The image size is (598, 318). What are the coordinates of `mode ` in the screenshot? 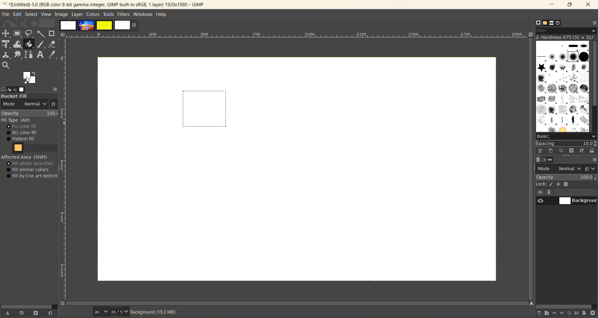 It's located at (24, 105).